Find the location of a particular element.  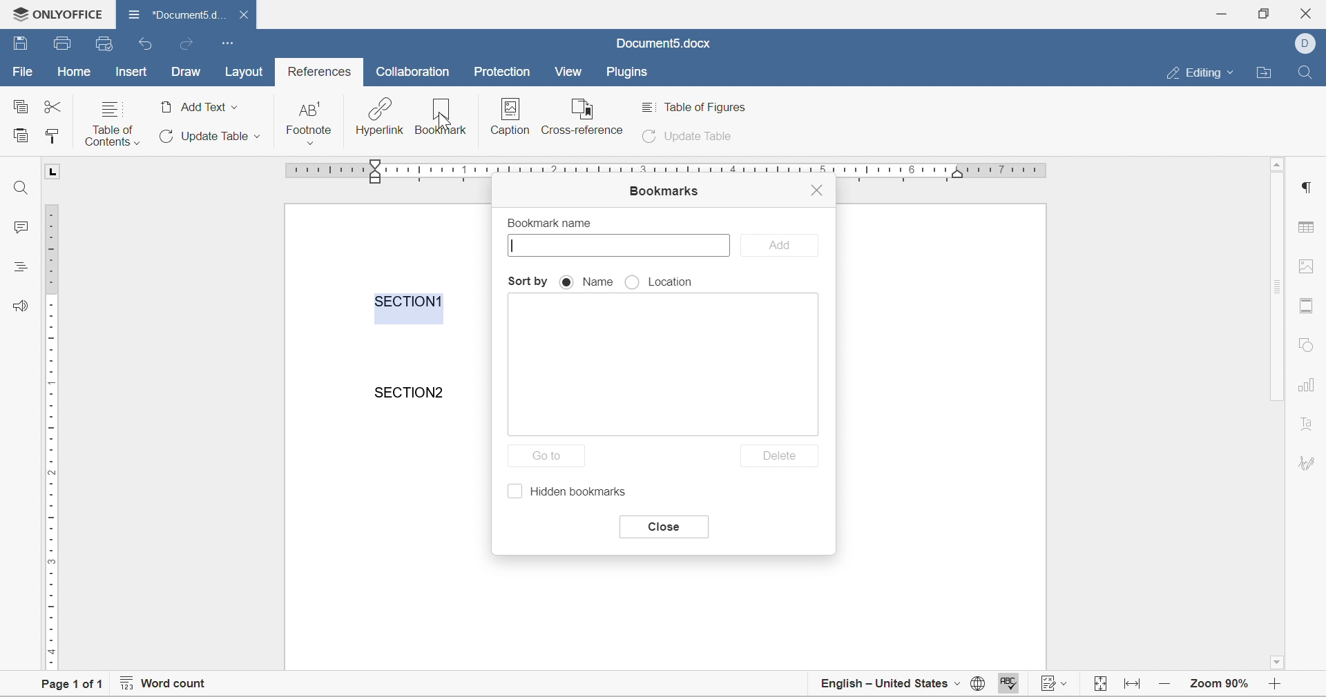

scroll bar is located at coordinates (1278, 282).